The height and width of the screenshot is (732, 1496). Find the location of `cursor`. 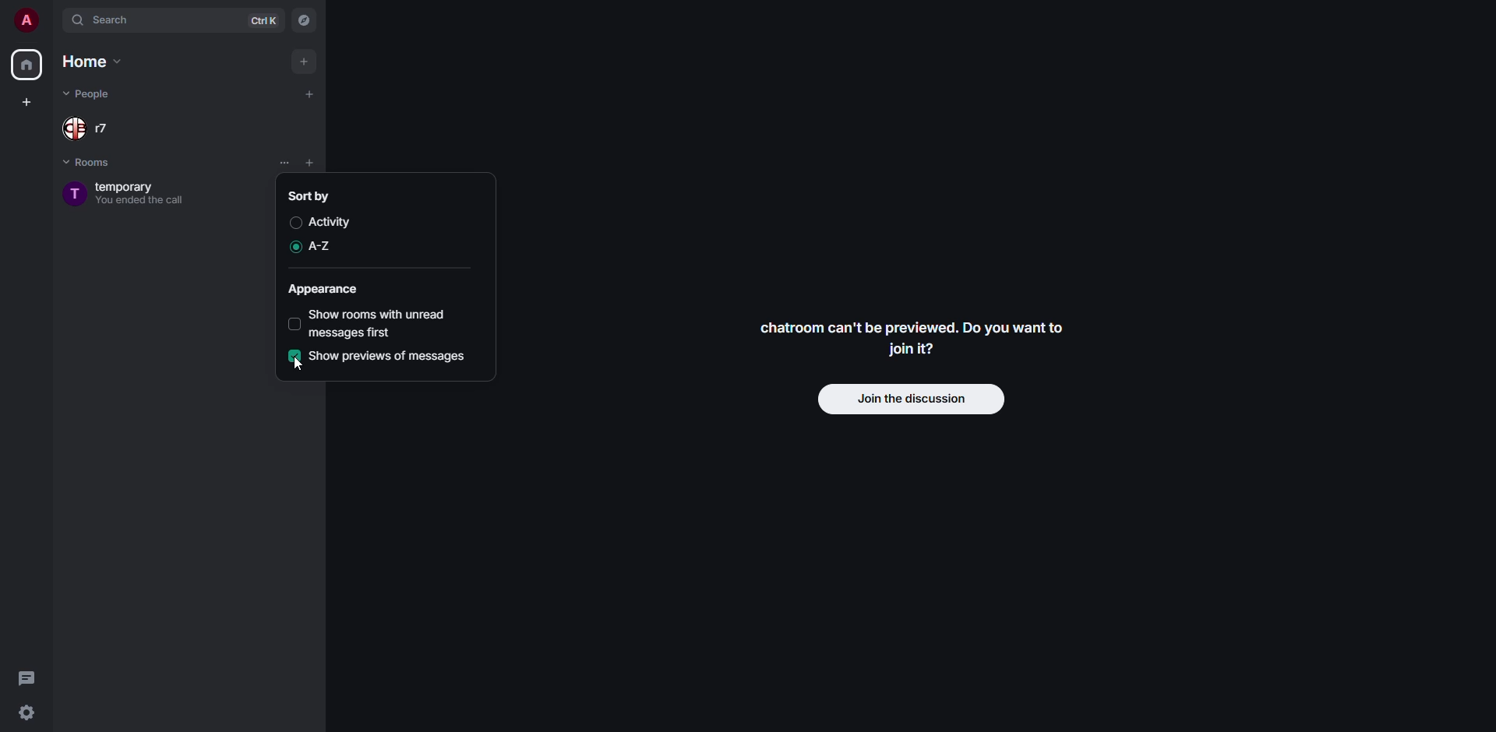

cursor is located at coordinates (302, 366).